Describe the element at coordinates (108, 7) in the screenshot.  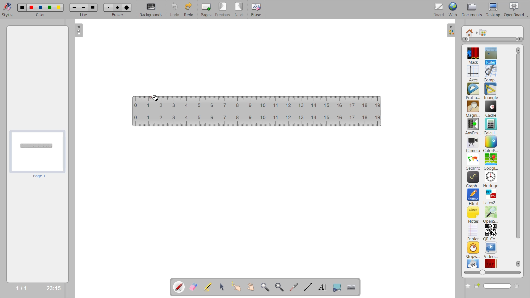
I see `eraser 1` at that location.